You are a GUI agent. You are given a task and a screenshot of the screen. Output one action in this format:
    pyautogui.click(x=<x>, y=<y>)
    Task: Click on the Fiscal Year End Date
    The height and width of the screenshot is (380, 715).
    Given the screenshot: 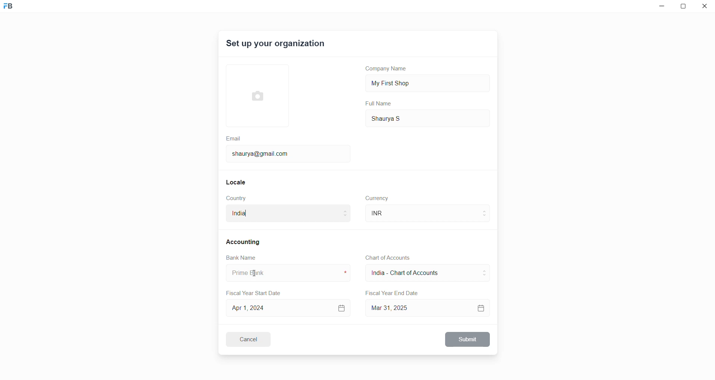 What is the action you would take?
    pyautogui.click(x=393, y=293)
    